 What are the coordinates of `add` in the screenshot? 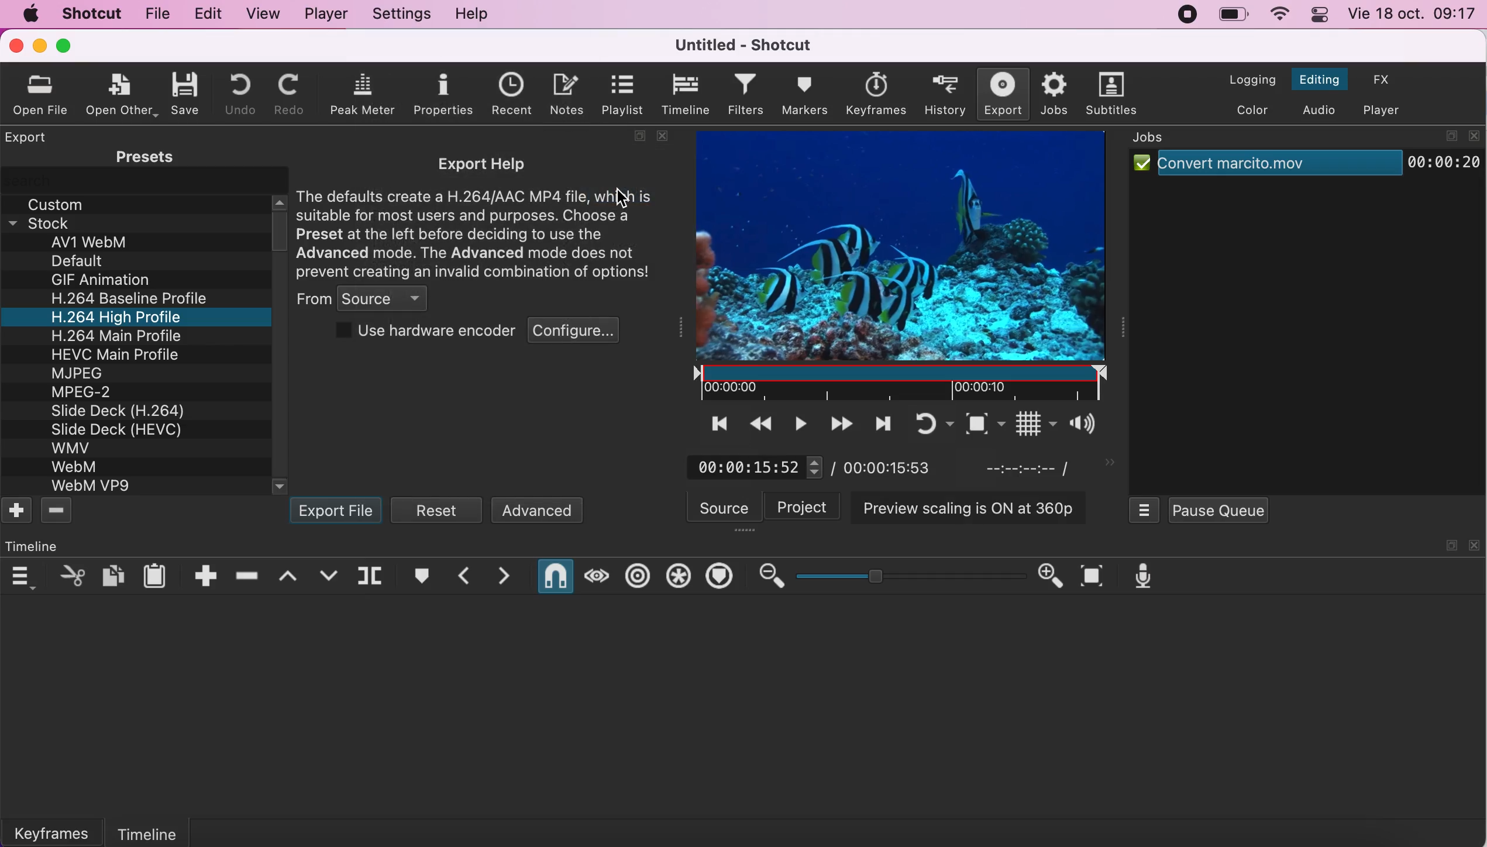 It's located at (18, 512).